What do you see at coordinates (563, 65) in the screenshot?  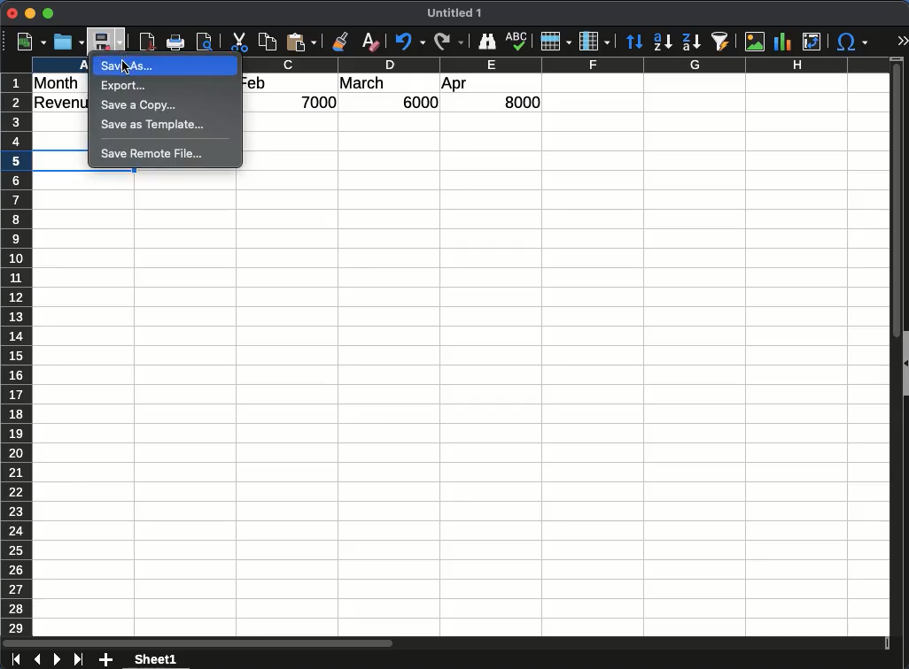 I see `column` at bounding box center [563, 65].